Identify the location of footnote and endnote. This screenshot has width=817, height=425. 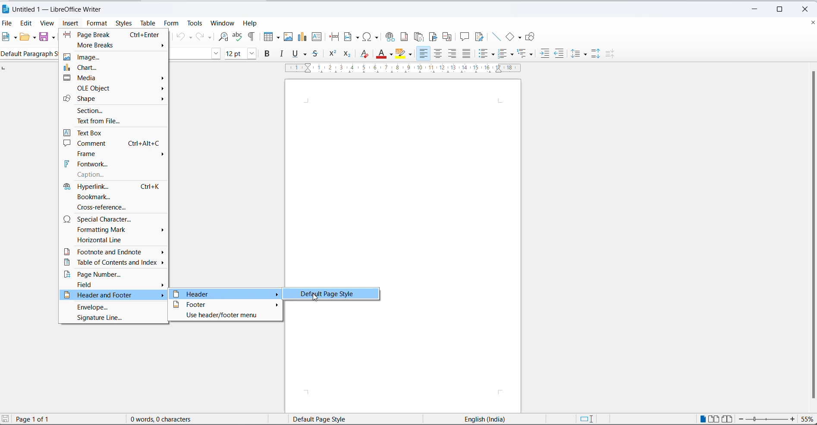
(114, 252).